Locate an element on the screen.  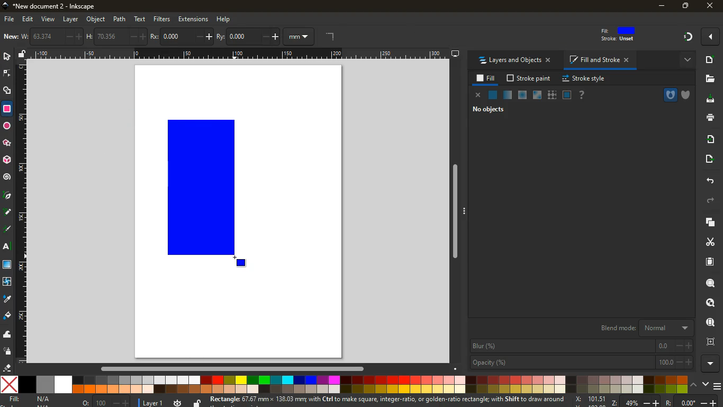
forward is located at coordinates (709, 200).